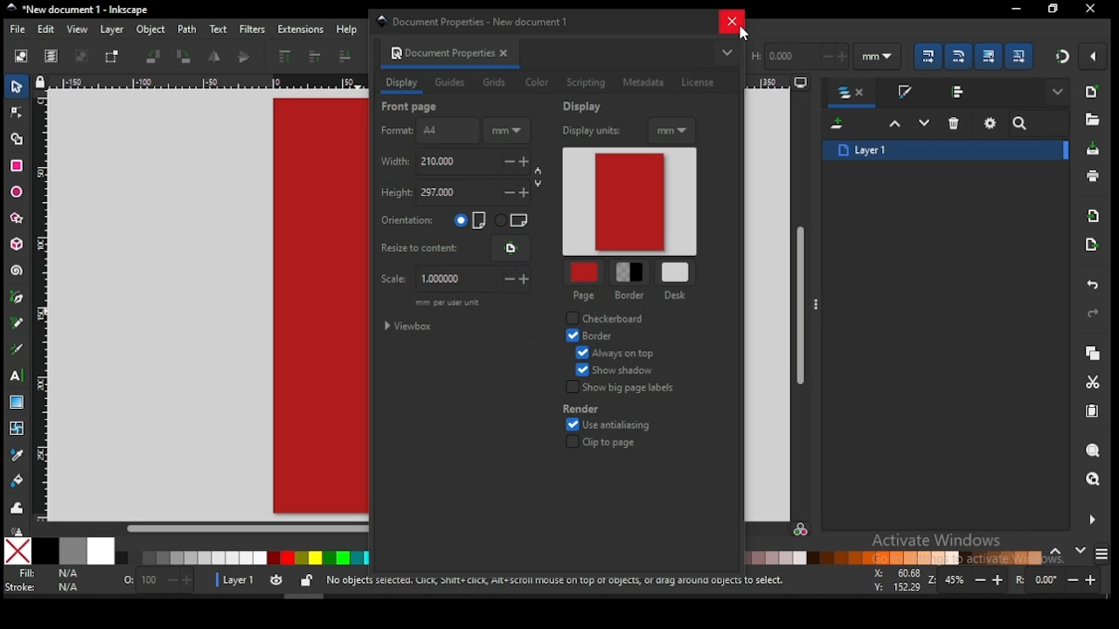 This screenshot has height=629, width=1119. What do you see at coordinates (935, 542) in the screenshot?
I see `activate windows` at bounding box center [935, 542].